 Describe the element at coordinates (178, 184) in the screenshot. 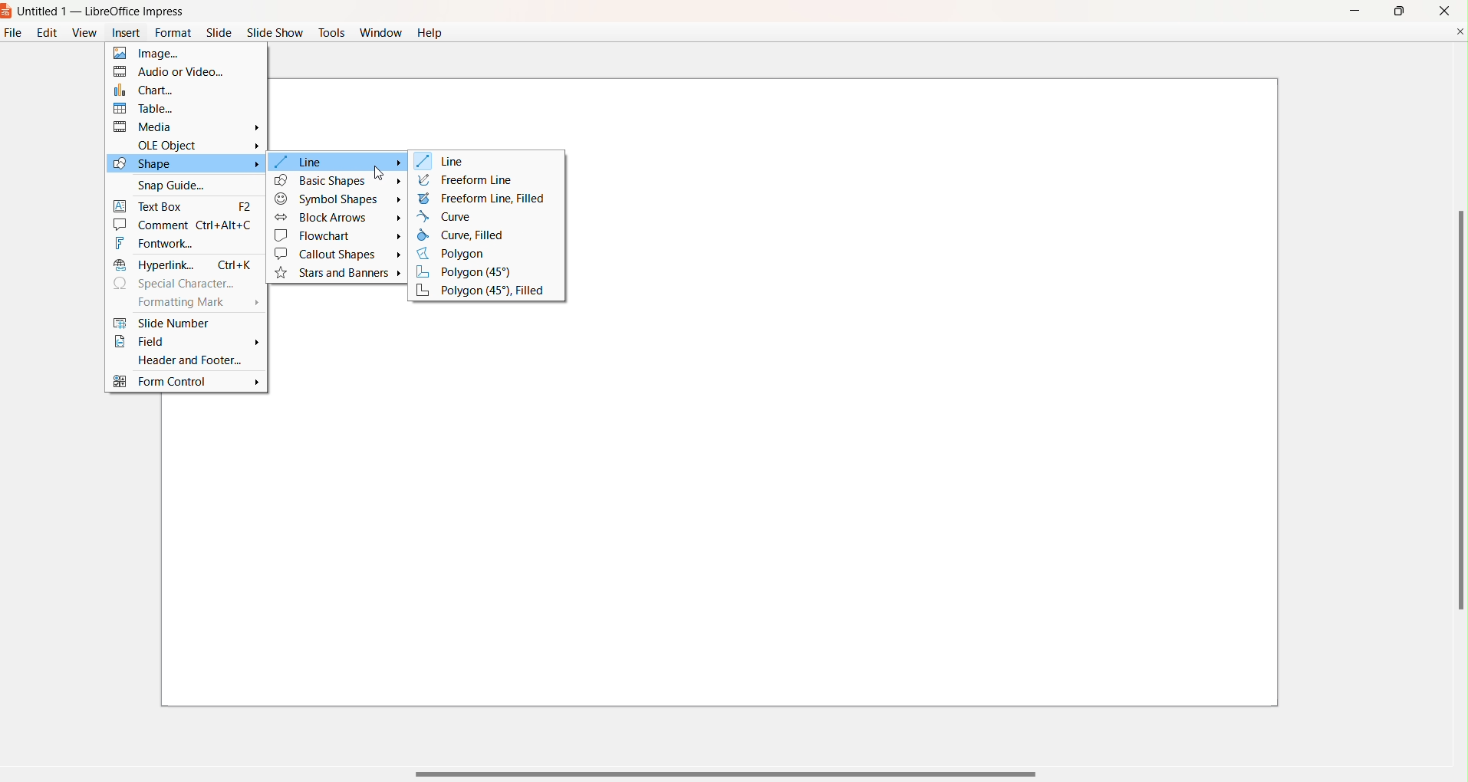

I see `Snap Guide` at that location.